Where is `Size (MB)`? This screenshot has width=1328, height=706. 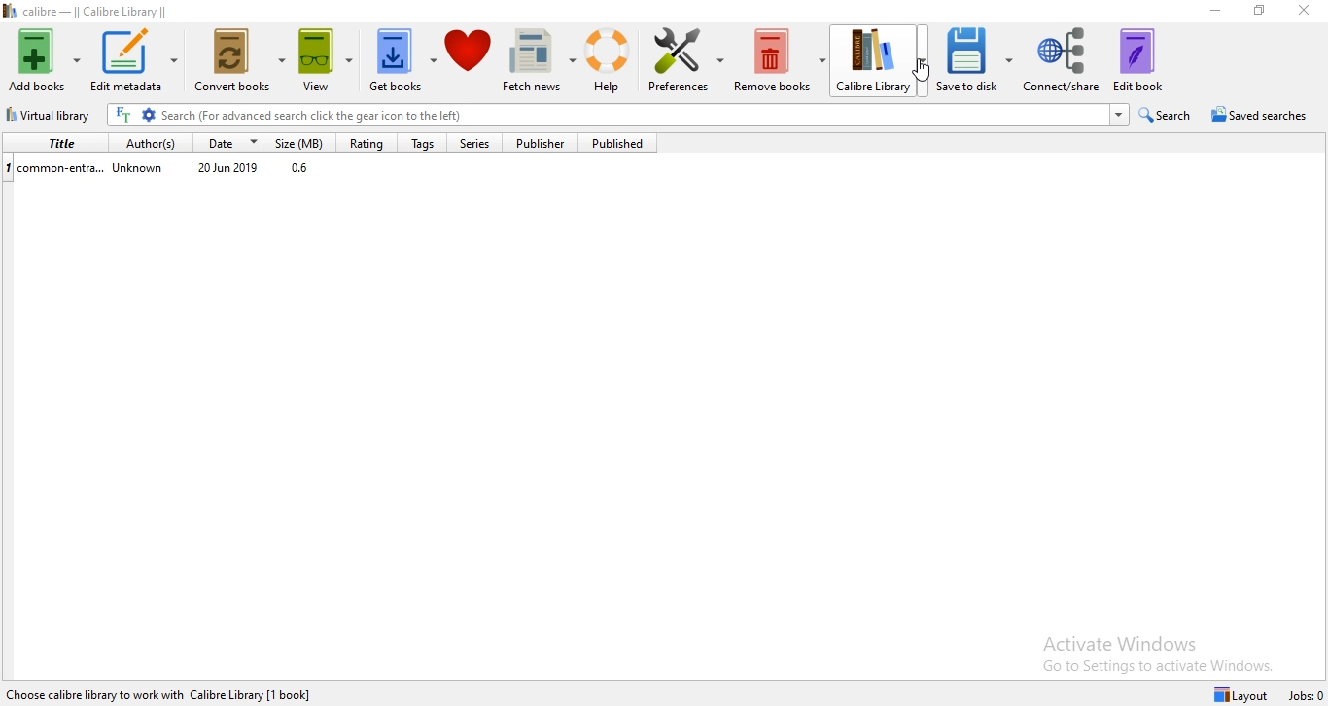
Size (MB) is located at coordinates (303, 142).